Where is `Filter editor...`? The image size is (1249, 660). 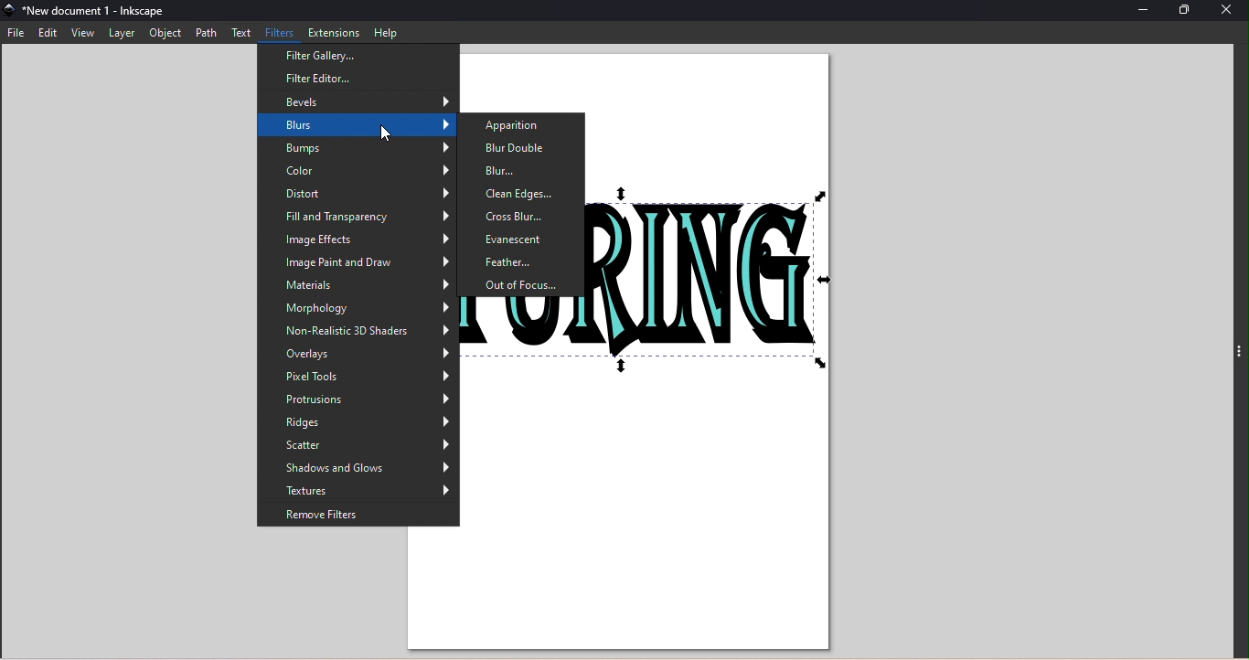 Filter editor... is located at coordinates (352, 78).